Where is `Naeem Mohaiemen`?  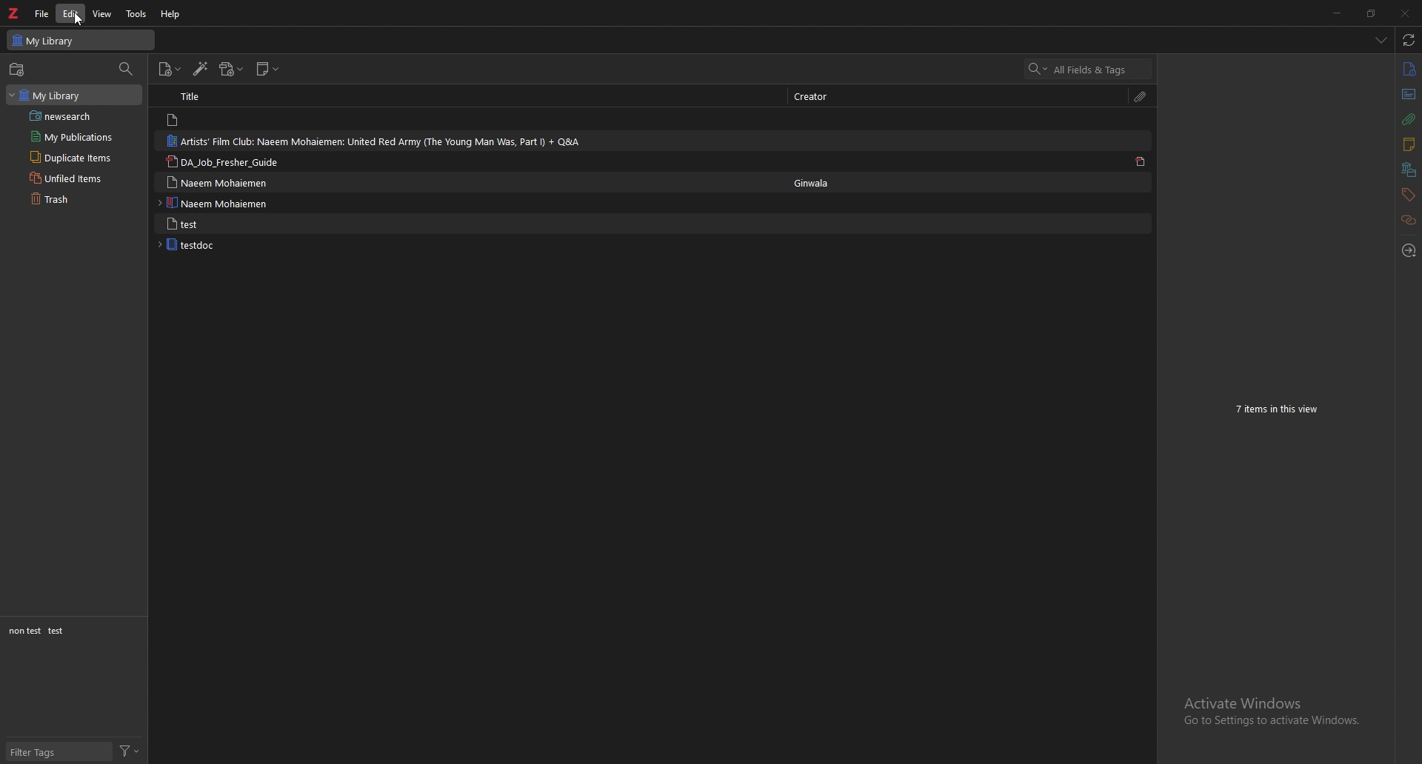 Naeem Mohaiemen is located at coordinates (224, 203).